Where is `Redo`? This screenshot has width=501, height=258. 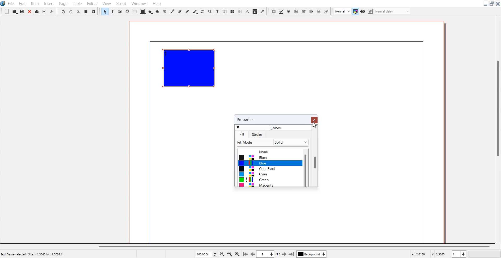
Redo is located at coordinates (71, 11).